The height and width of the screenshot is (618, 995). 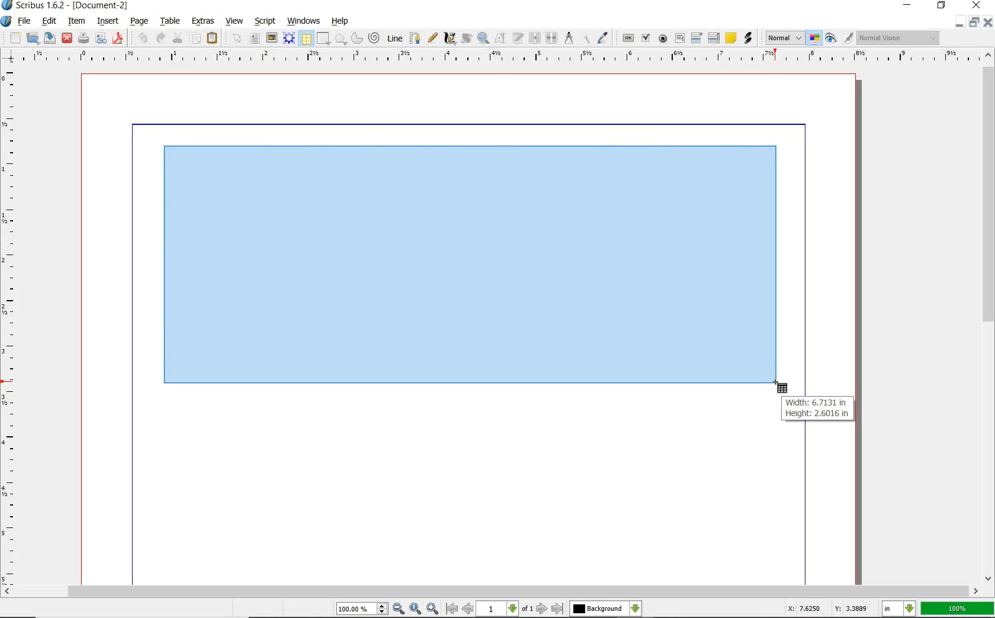 I want to click on cut, so click(x=177, y=37).